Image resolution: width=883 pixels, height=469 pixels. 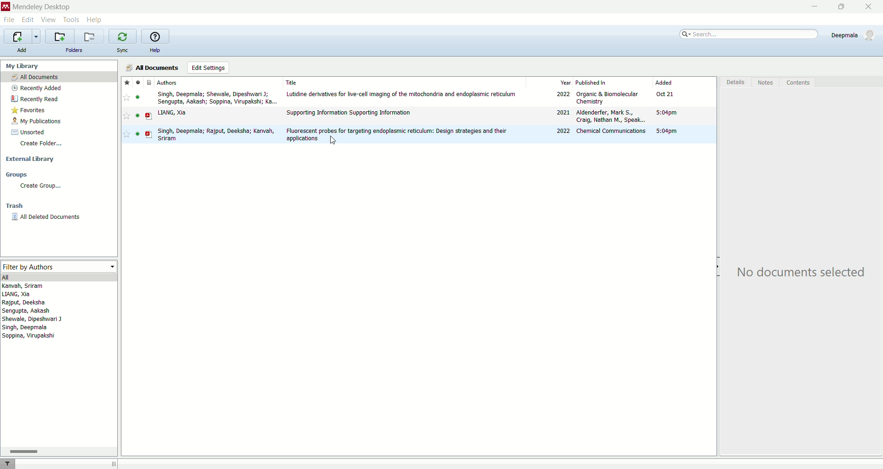 I want to click on online help guide for mendeley, so click(x=154, y=36).